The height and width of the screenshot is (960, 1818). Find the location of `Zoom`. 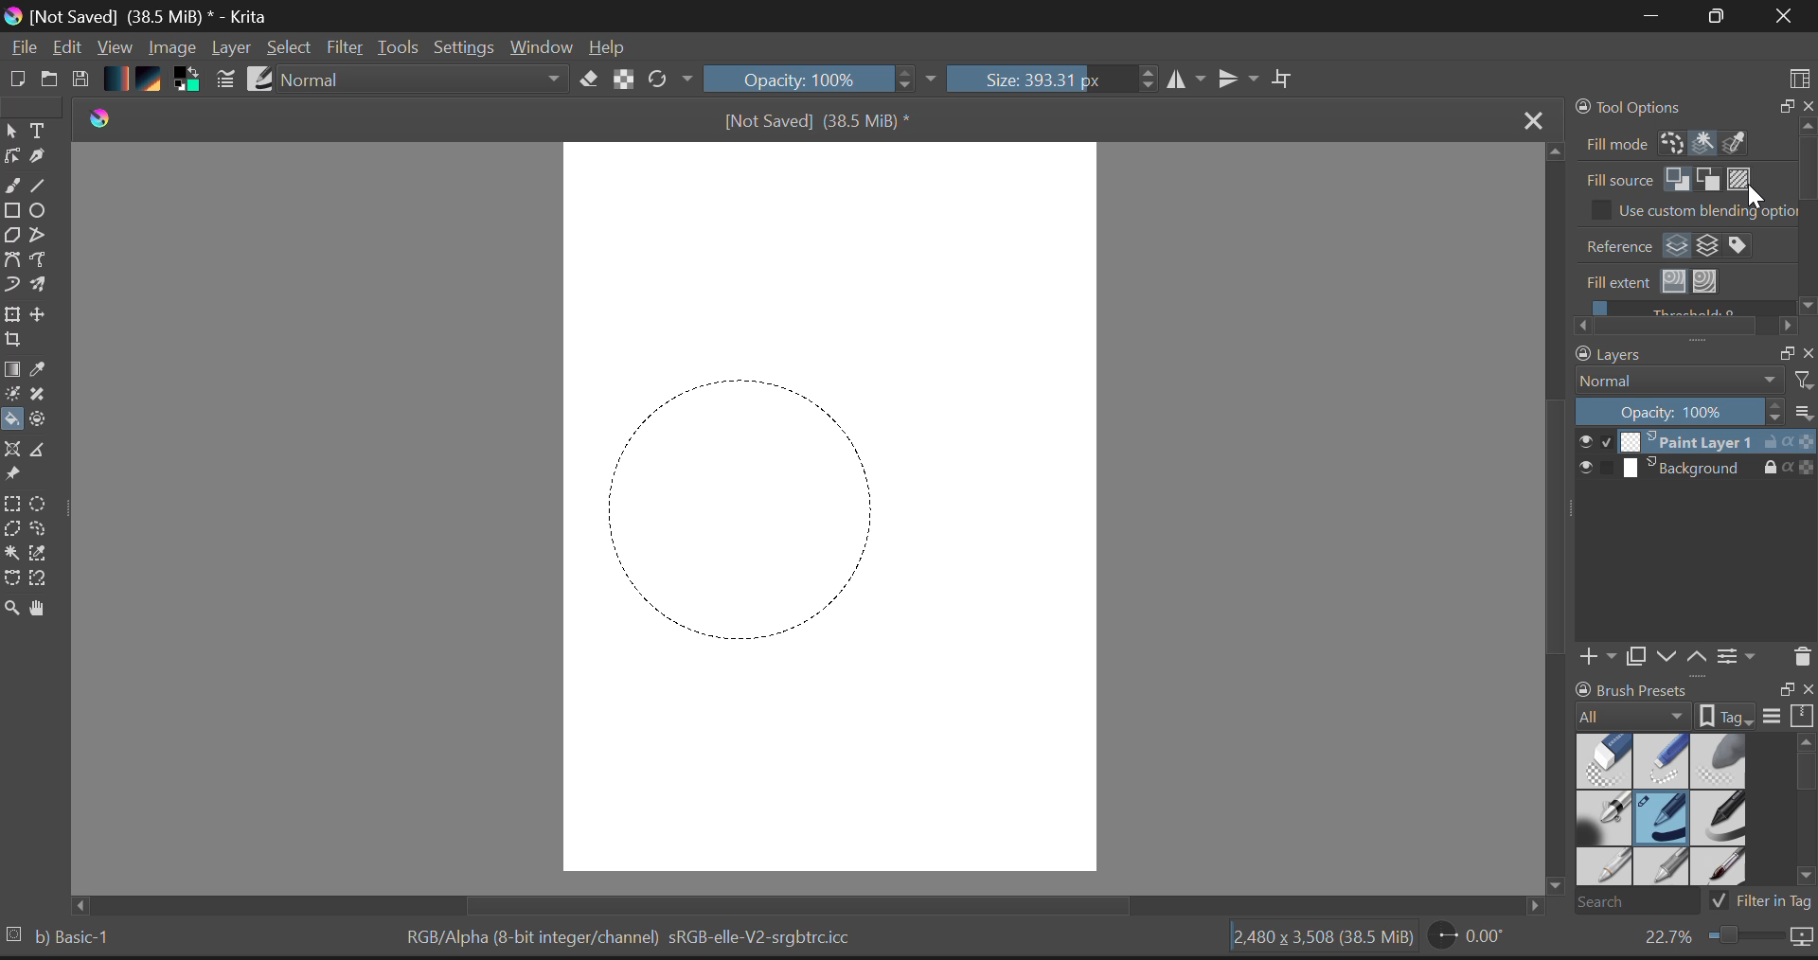

Zoom is located at coordinates (11, 606).